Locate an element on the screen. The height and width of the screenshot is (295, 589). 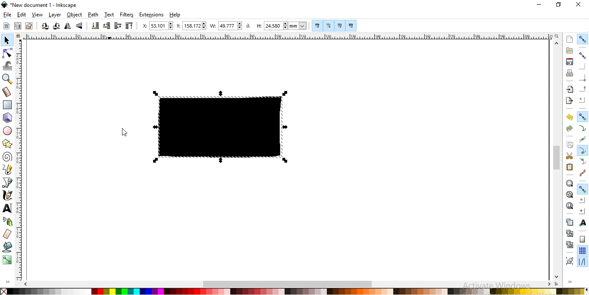
object is located at coordinates (74, 15).